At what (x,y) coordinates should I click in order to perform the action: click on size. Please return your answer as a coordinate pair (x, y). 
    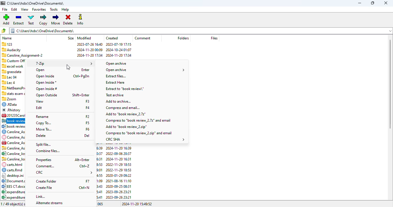
    Looking at the image, I should click on (70, 38).